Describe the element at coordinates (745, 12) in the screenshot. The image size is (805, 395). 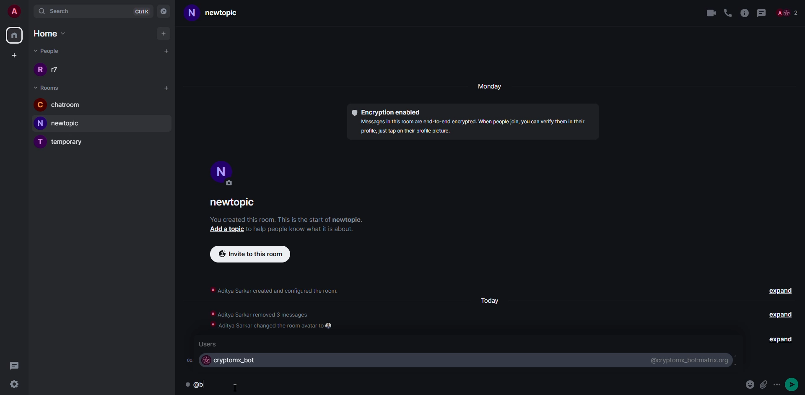
I see `info` at that location.